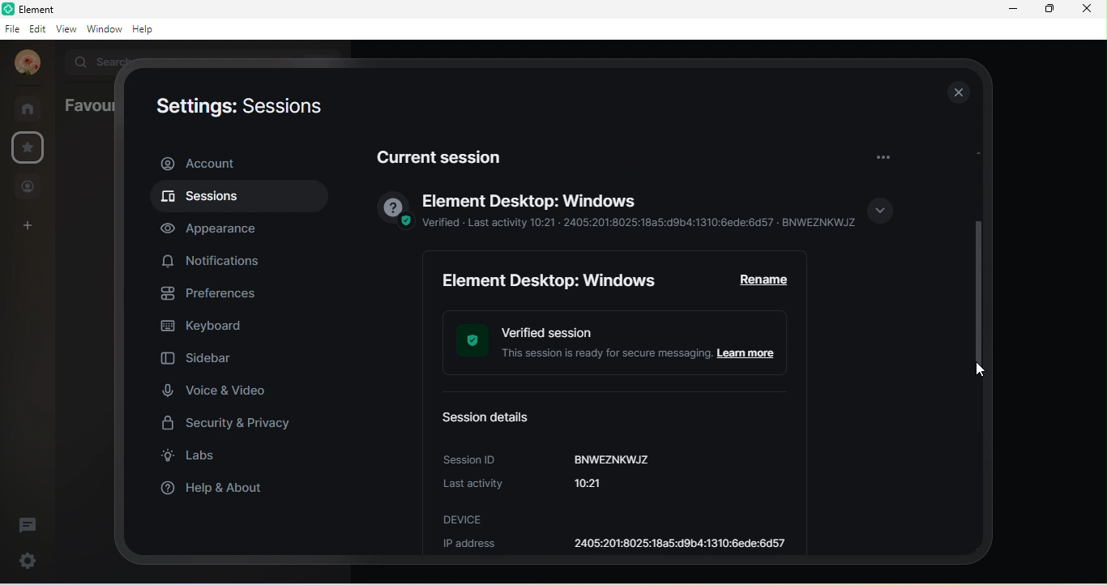  I want to click on preferences, so click(216, 295).